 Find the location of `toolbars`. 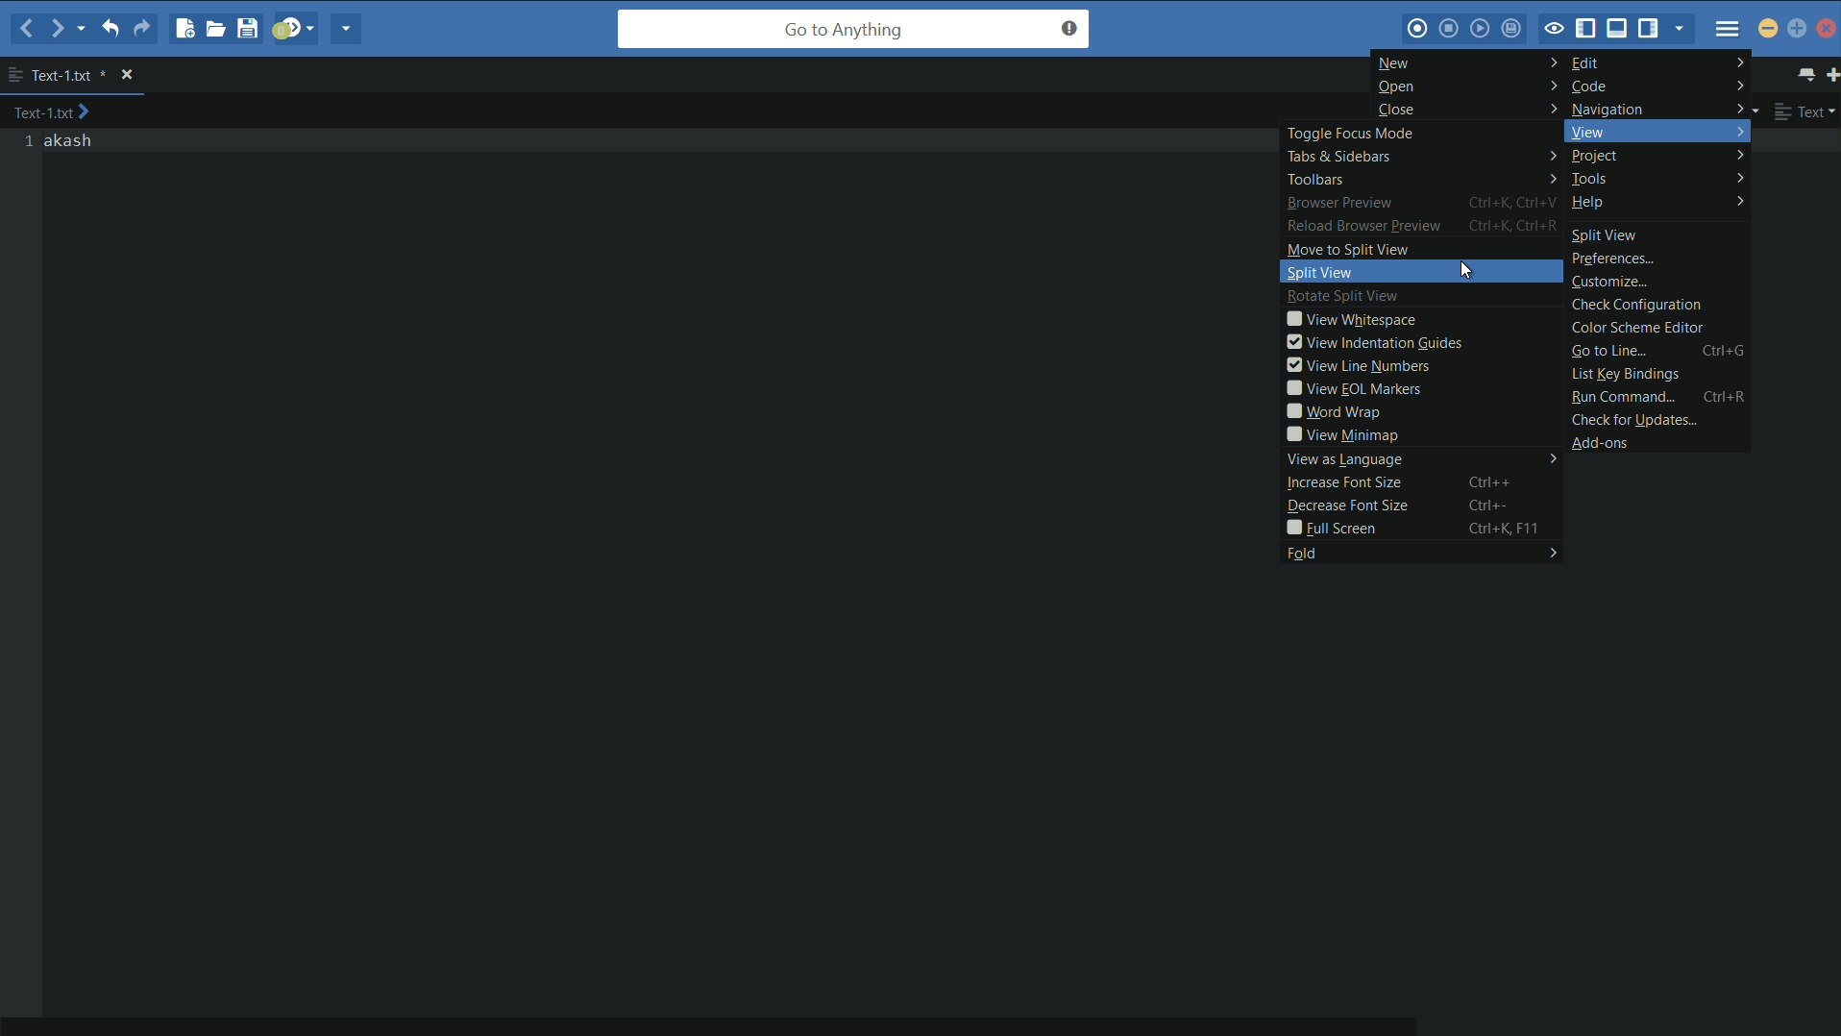

toolbars is located at coordinates (1420, 178).